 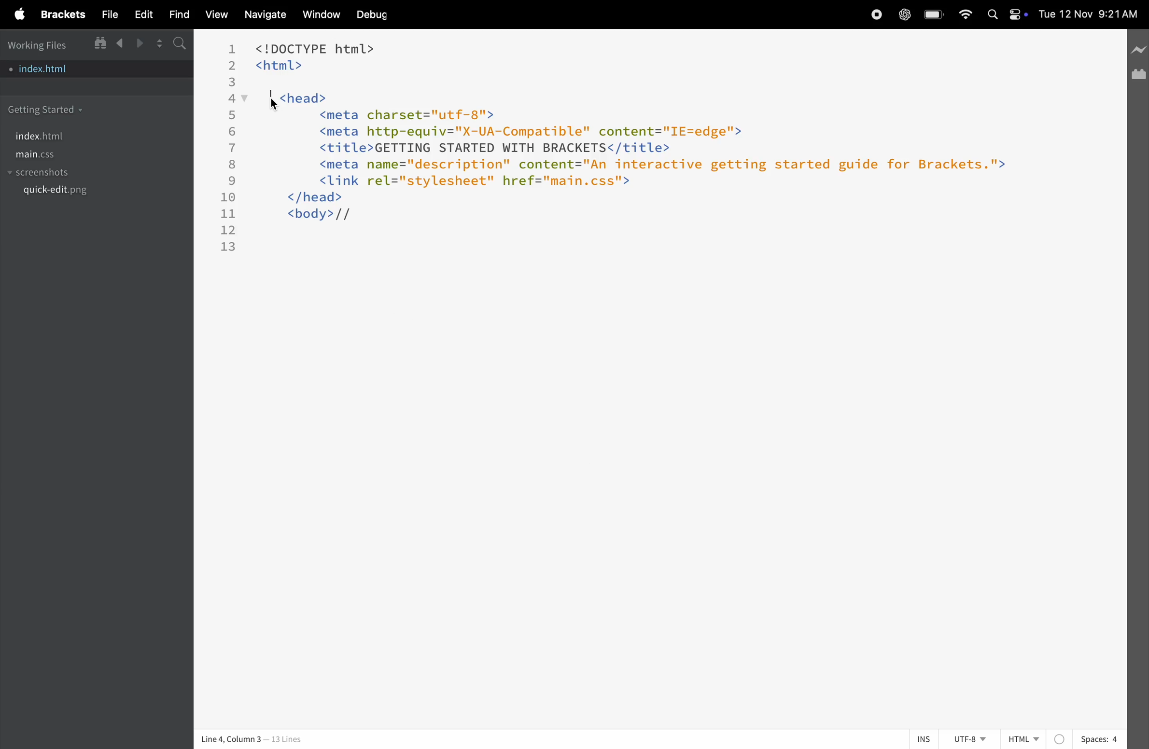 What do you see at coordinates (62, 154) in the screenshot?
I see `main.css` at bounding box center [62, 154].